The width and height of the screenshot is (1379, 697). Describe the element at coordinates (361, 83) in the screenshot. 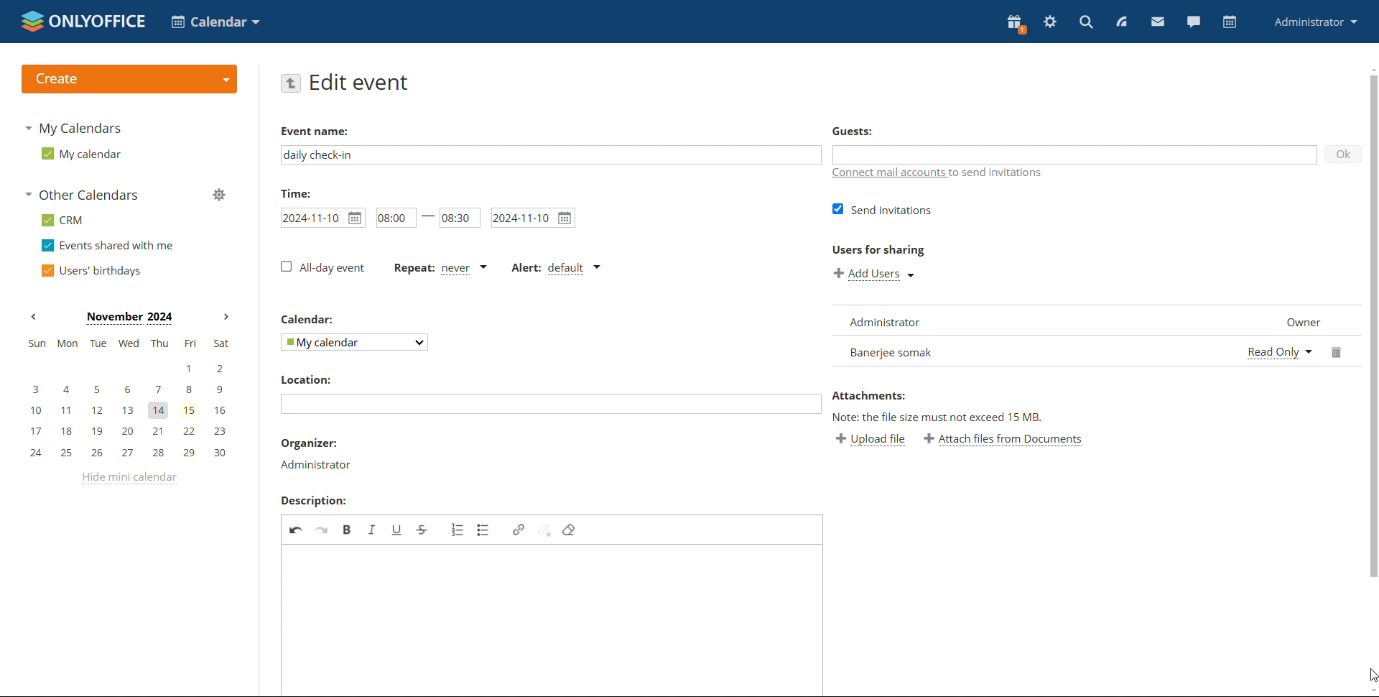

I see `edit event` at that location.